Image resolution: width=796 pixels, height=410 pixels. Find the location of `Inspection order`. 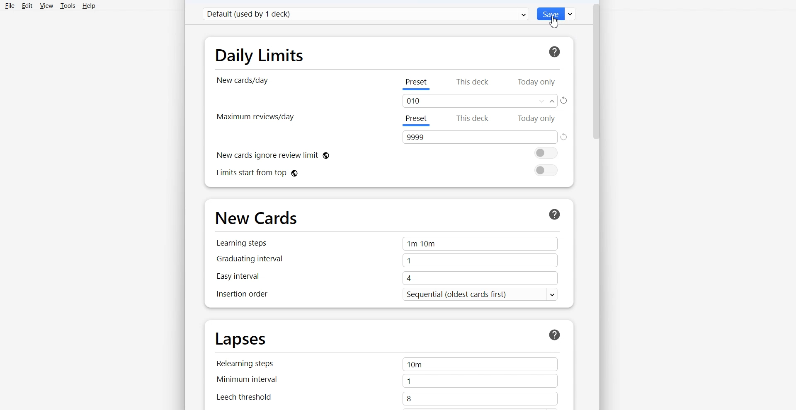

Inspection order is located at coordinates (252, 295).